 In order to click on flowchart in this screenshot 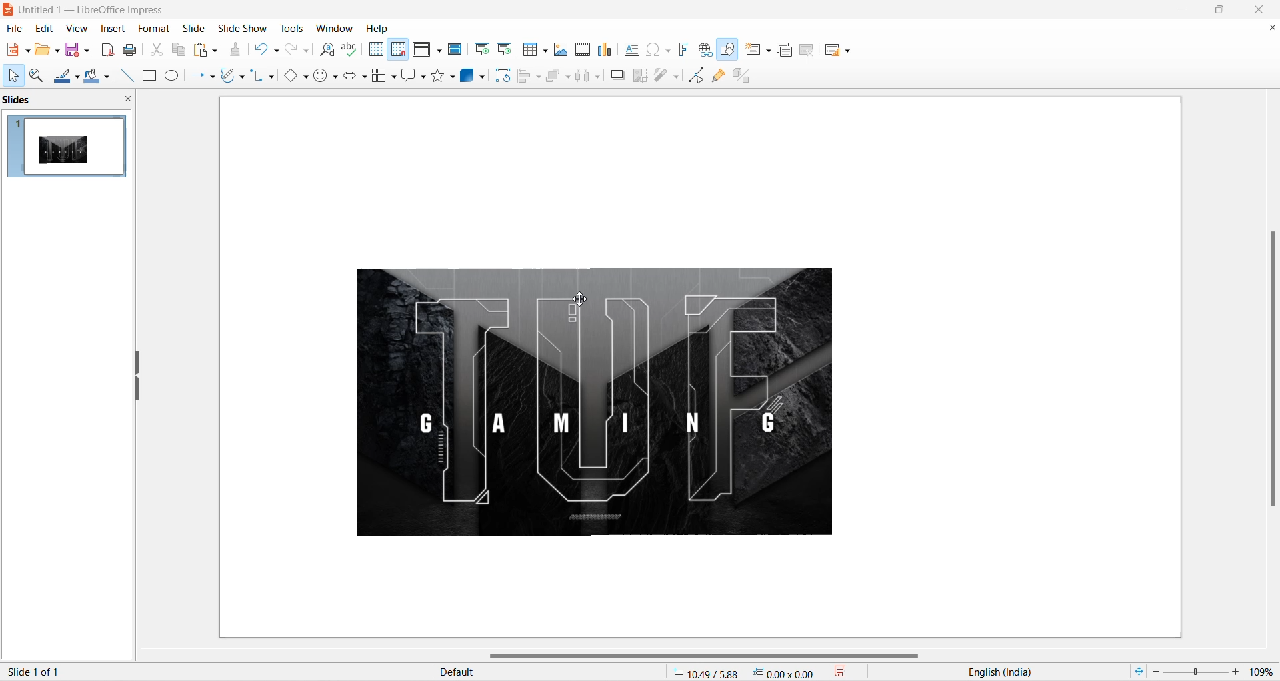, I will do `click(379, 77)`.